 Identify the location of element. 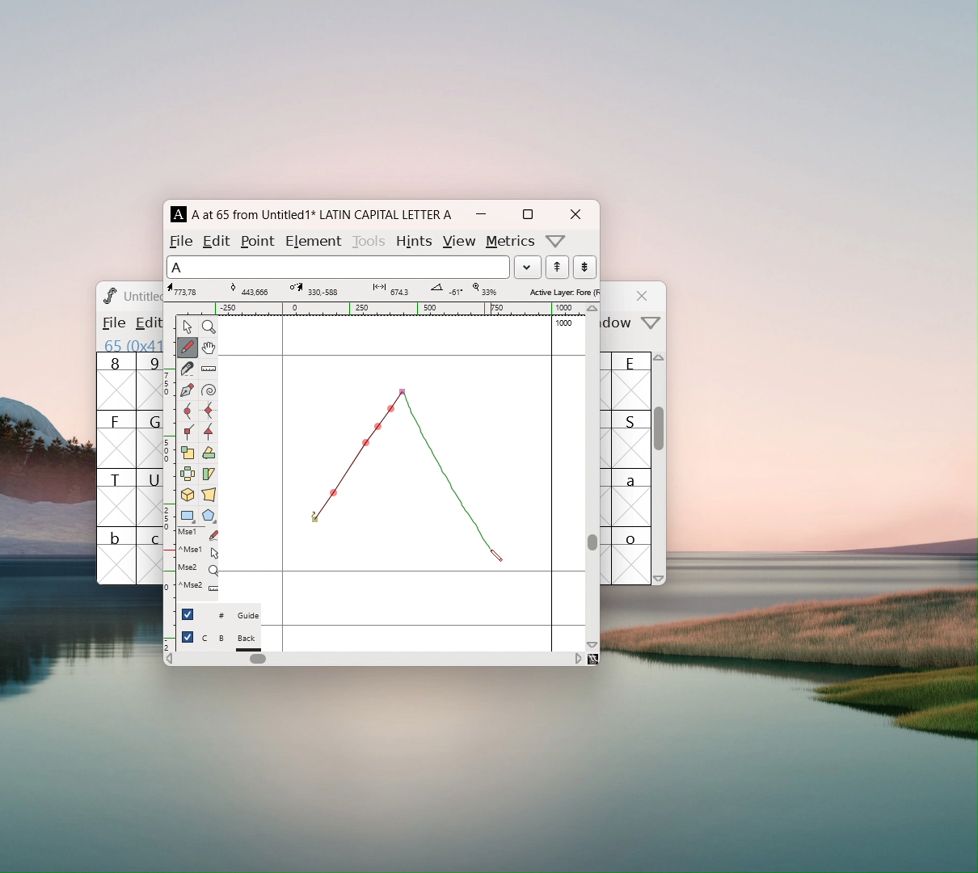
(313, 239).